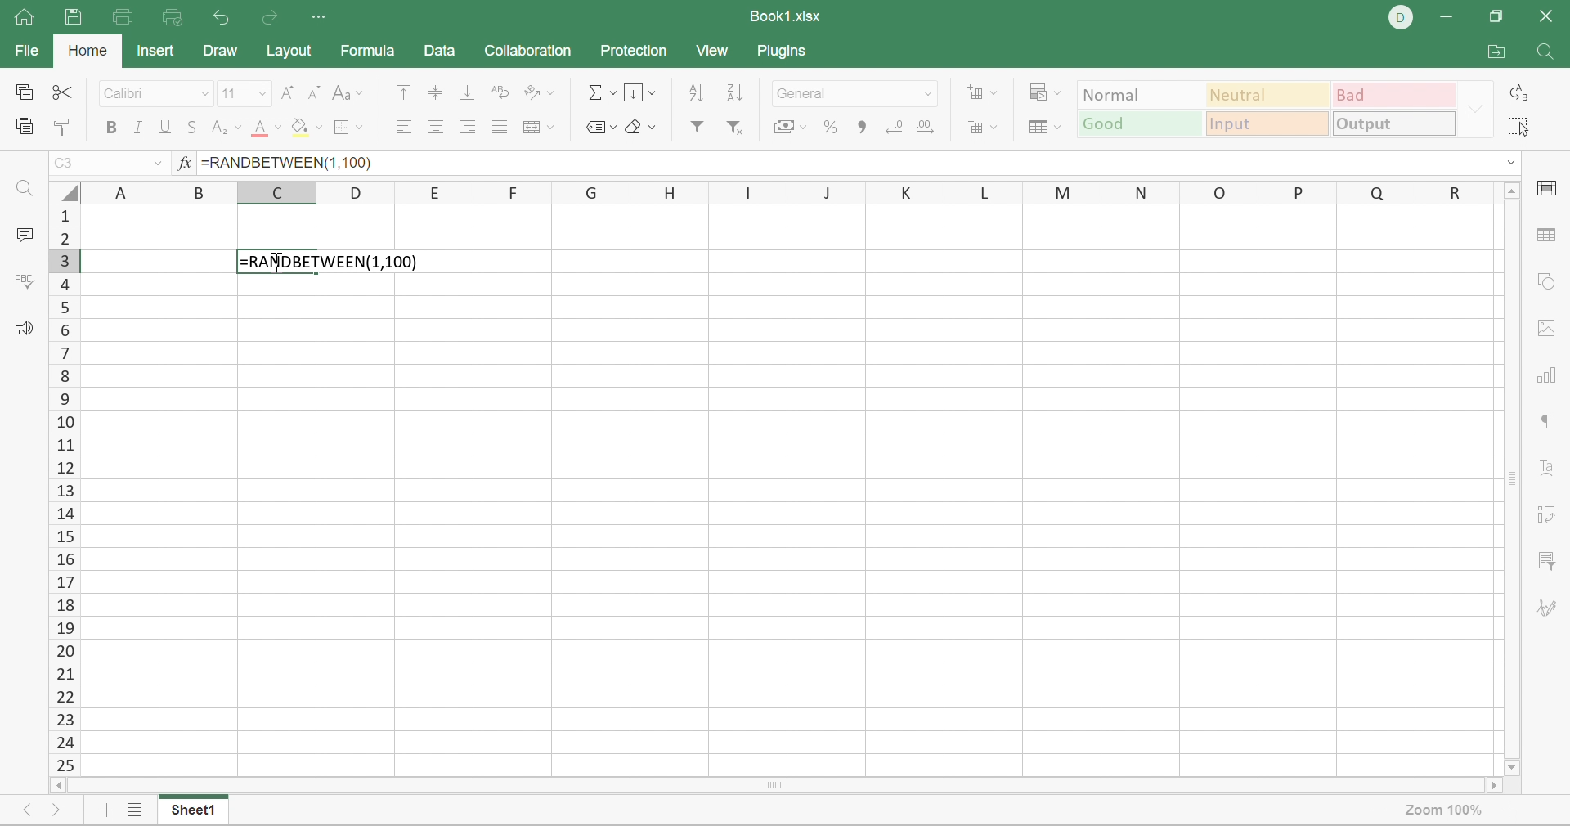 The height and width of the screenshot is (826, 1570). What do you see at coordinates (28, 330) in the screenshot?
I see `Feedback & support` at bounding box center [28, 330].